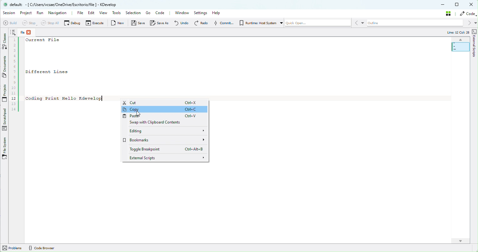 Image resolution: width=478 pixels, height=252 pixels. What do you see at coordinates (260, 23) in the screenshot?
I see `Runtime` at bounding box center [260, 23].